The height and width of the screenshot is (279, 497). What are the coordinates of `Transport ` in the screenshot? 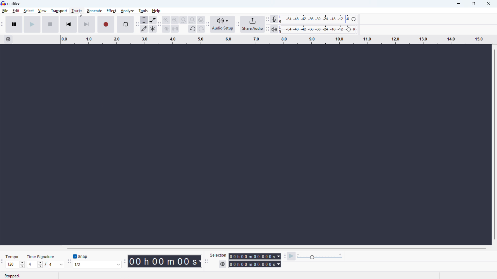 It's located at (59, 11).